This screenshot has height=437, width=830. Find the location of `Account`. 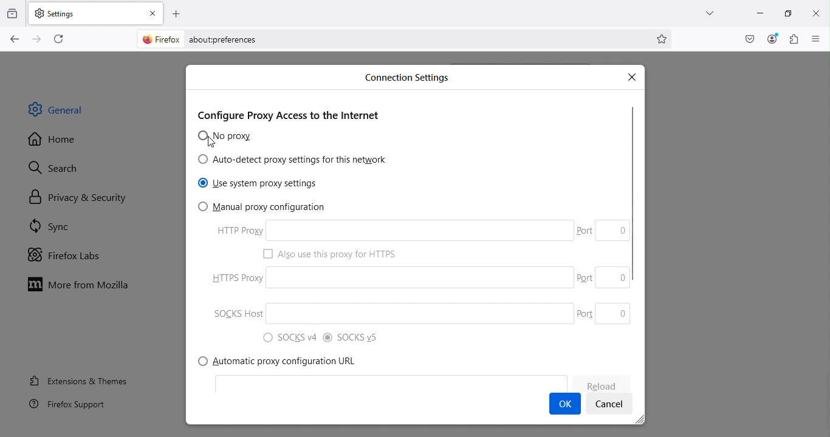

Account is located at coordinates (773, 38).